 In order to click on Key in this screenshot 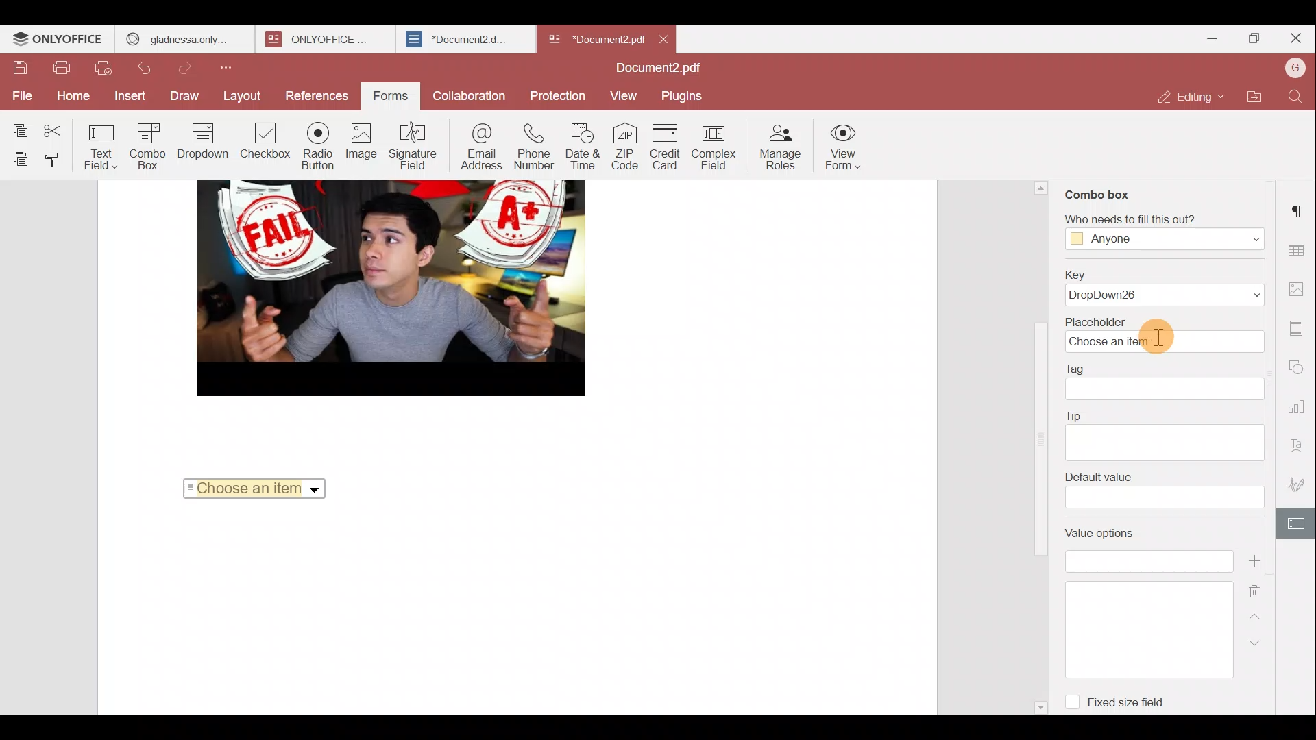, I will do `click(1164, 286)`.